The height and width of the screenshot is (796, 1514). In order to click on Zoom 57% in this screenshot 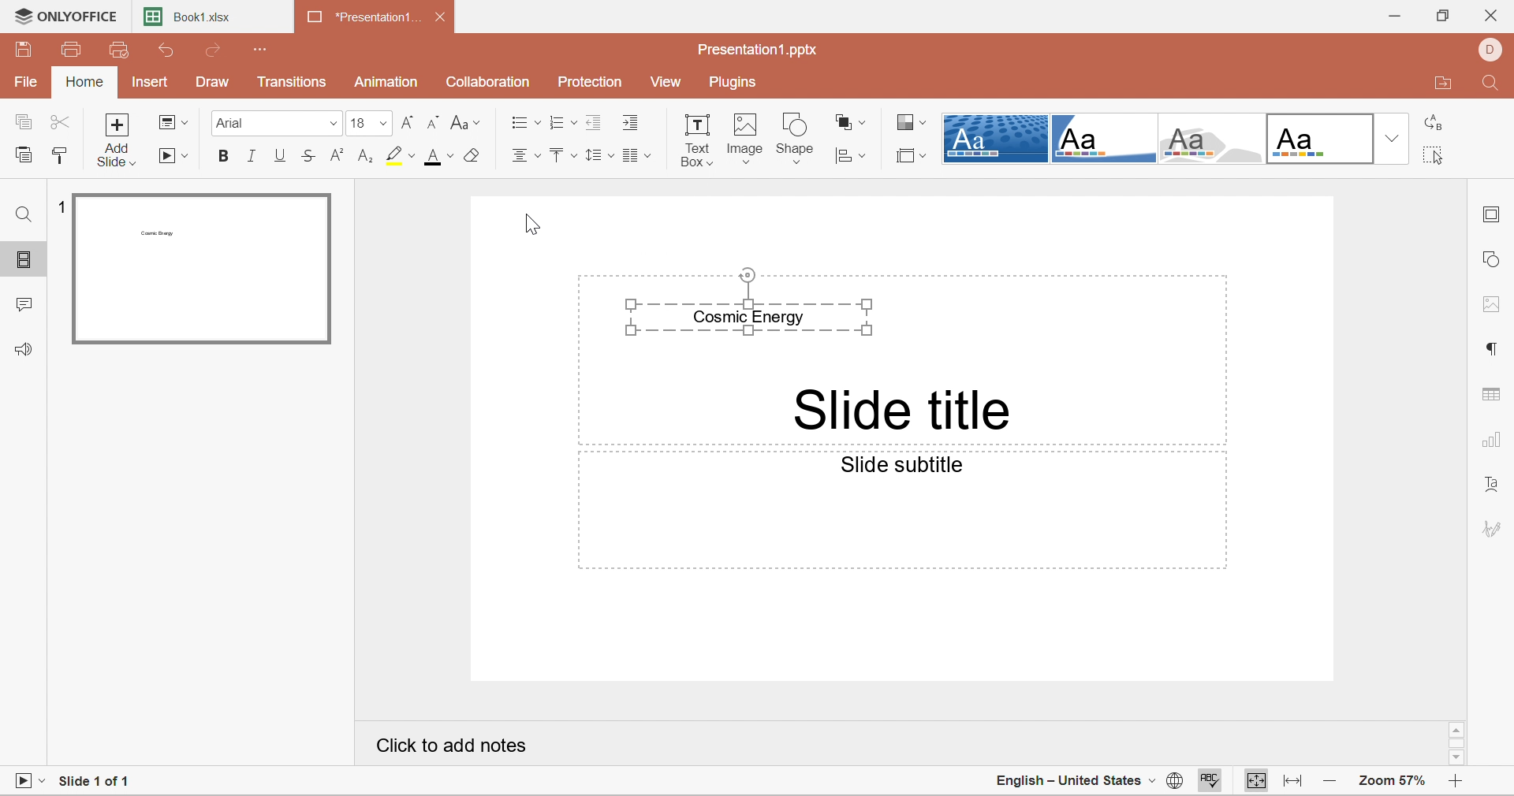, I will do `click(1393, 781)`.